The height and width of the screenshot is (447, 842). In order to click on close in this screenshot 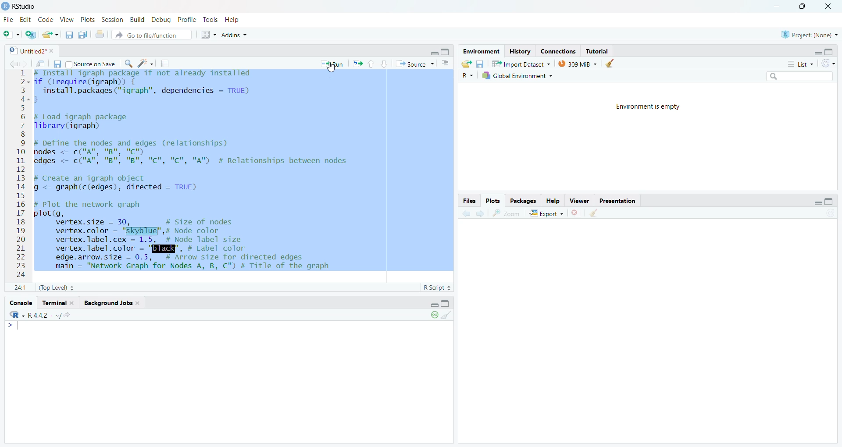, I will do `click(831, 7)`.